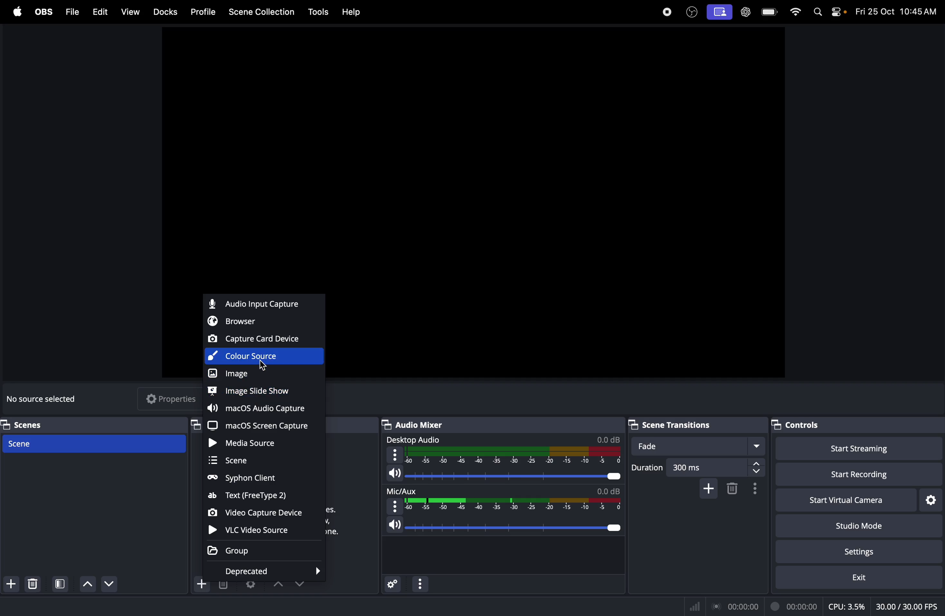  What do you see at coordinates (733, 489) in the screenshot?
I see `remove configurable` at bounding box center [733, 489].